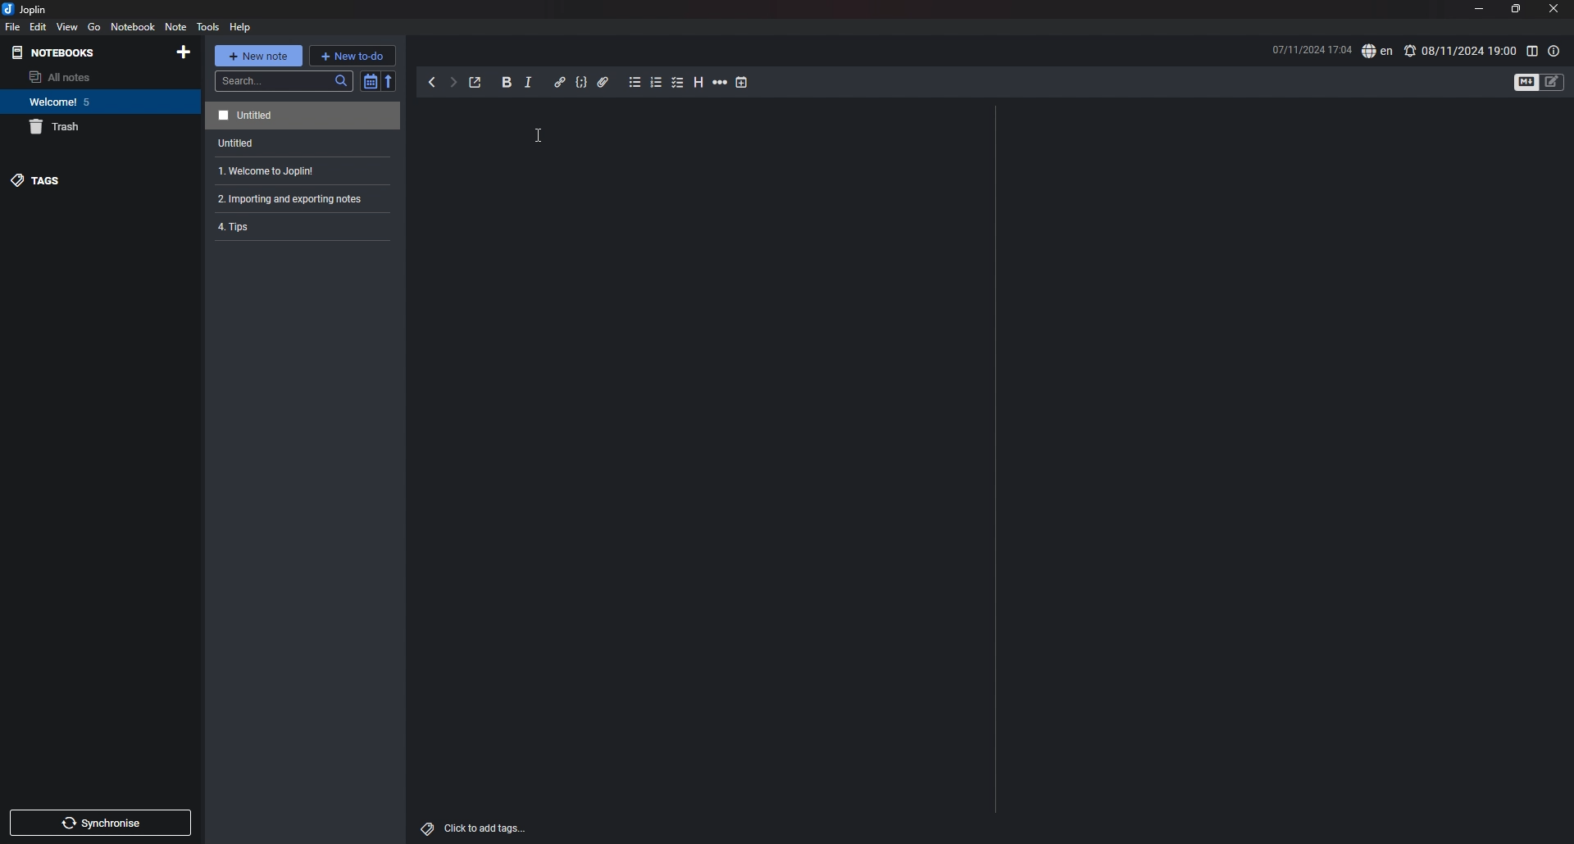  Describe the element at coordinates (1377, 51) in the screenshot. I see `en` at that location.